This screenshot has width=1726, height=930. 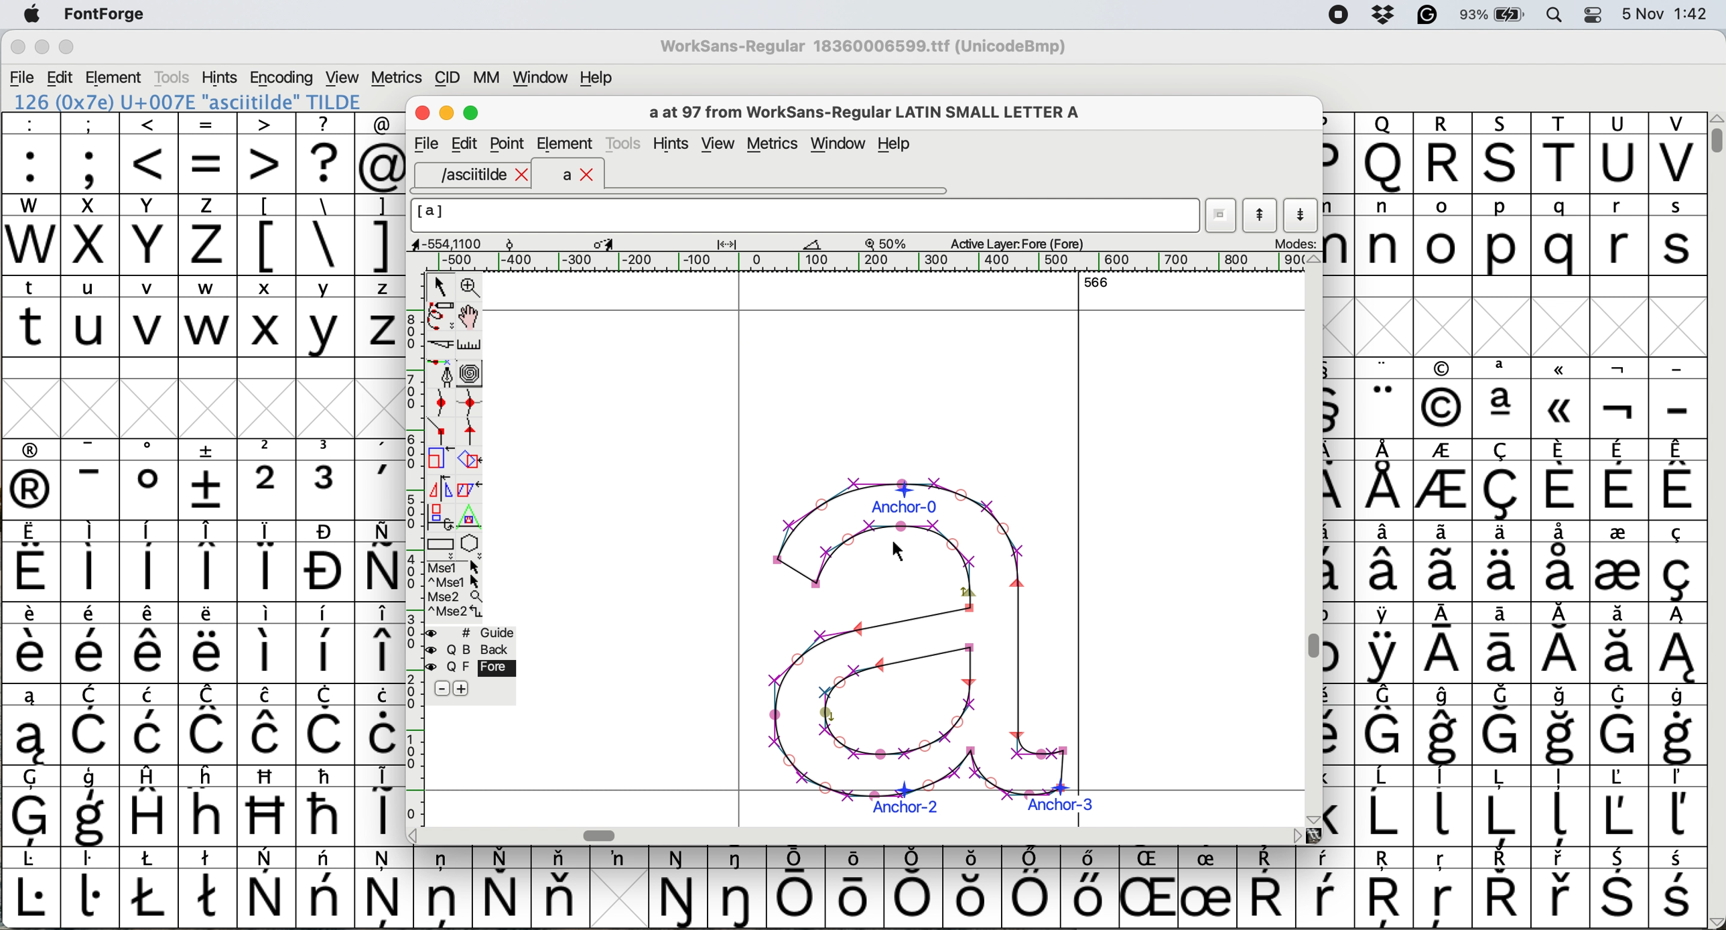 I want to click on add a  point then drag out its control points, so click(x=442, y=373).